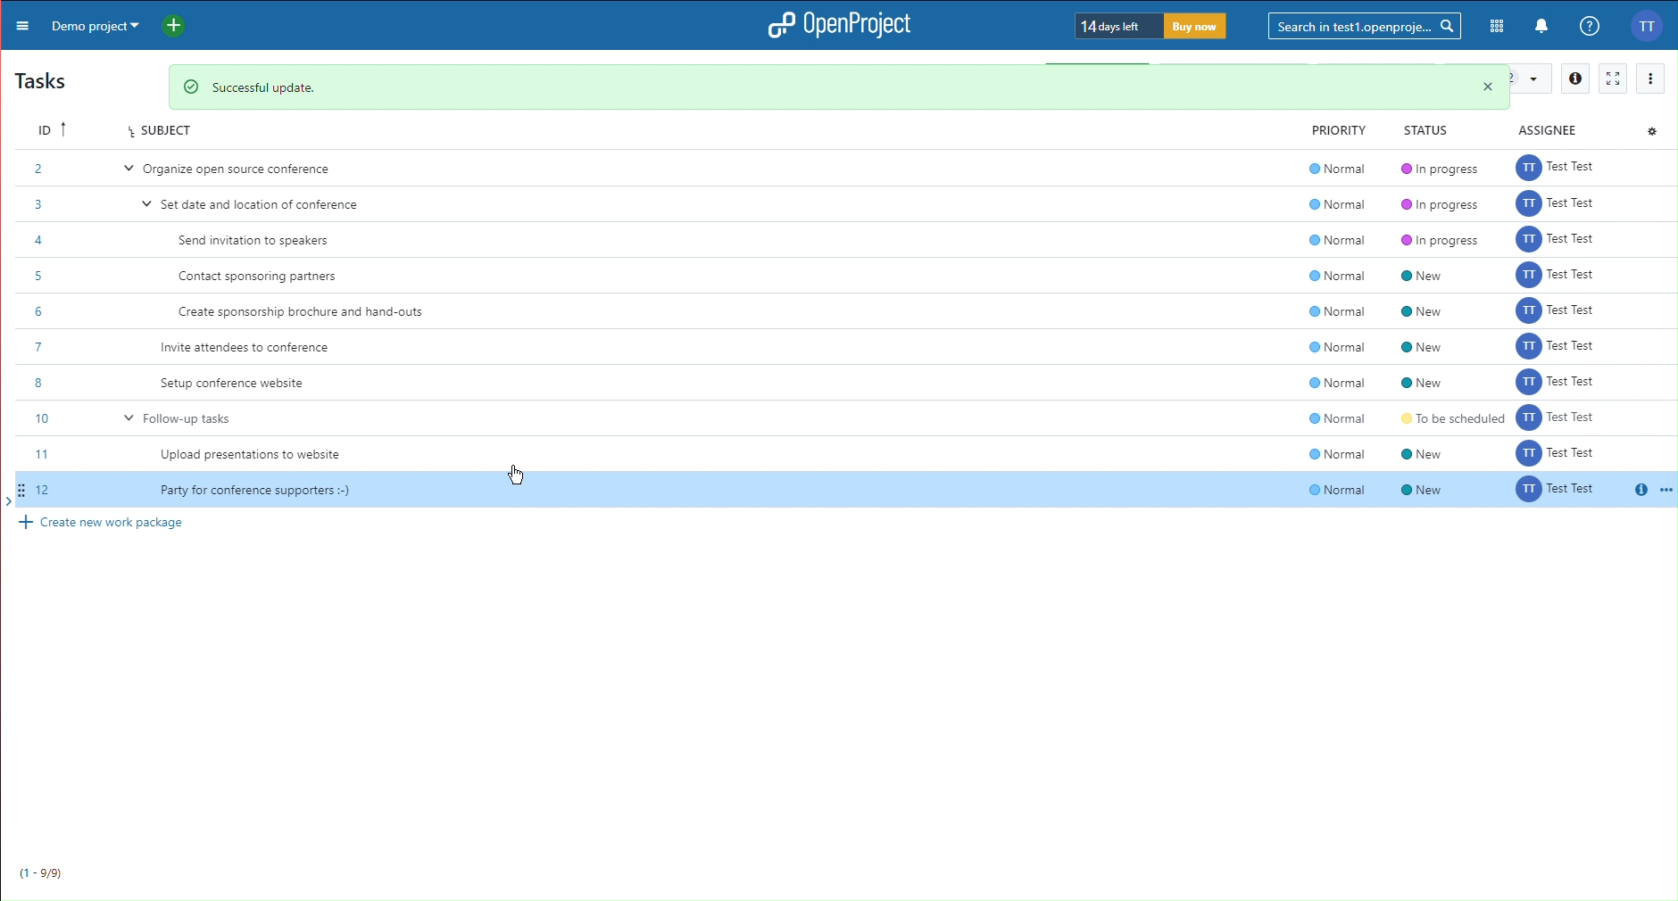 The width and height of the screenshot is (1678, 901). What do you see at coordinates (1152, 26) in the screenshot?
I see `Trial timer` at bounding box center [1152, 26].